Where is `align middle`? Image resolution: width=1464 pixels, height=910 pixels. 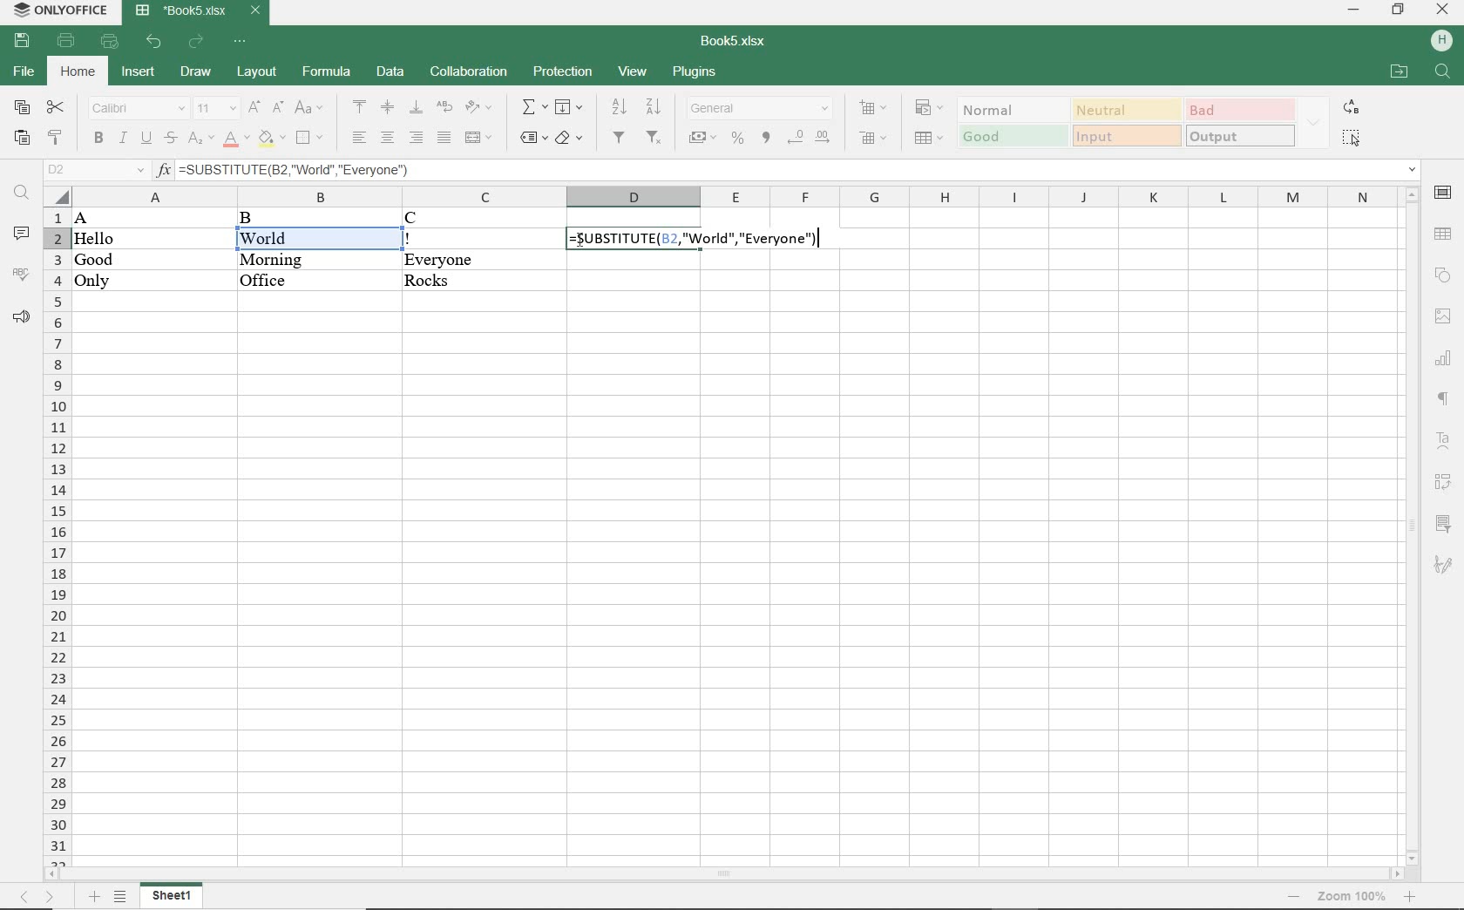
align middle is located at coordinates (388, 109).